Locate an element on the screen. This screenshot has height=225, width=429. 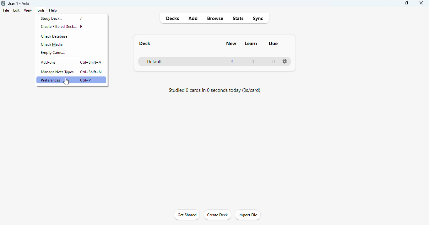
stats is located at coordinates (238, 18).